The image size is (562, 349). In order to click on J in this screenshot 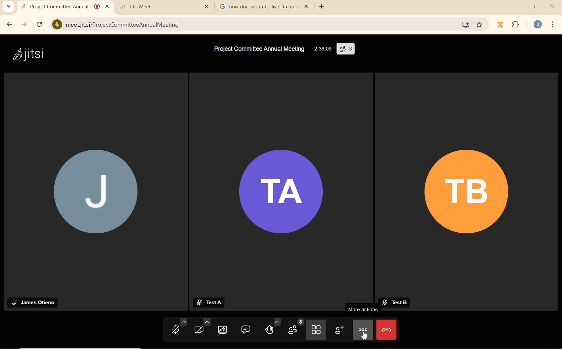, I will do `click(95, 193)`.